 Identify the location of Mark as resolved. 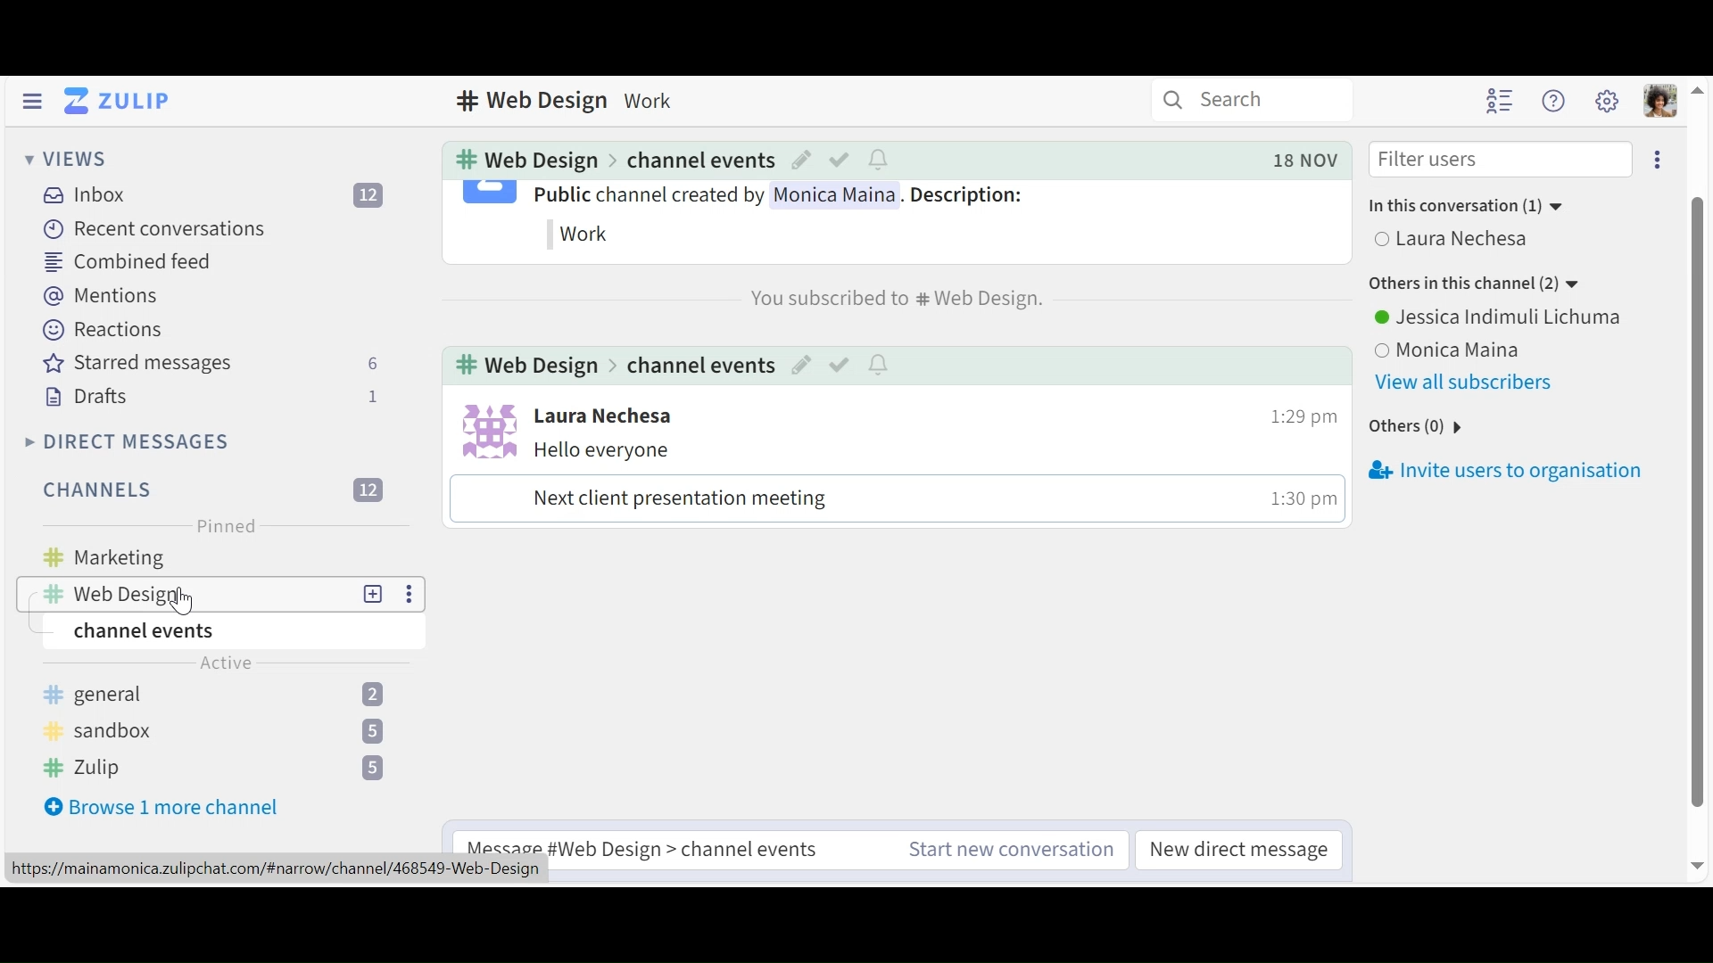
(841, 160).